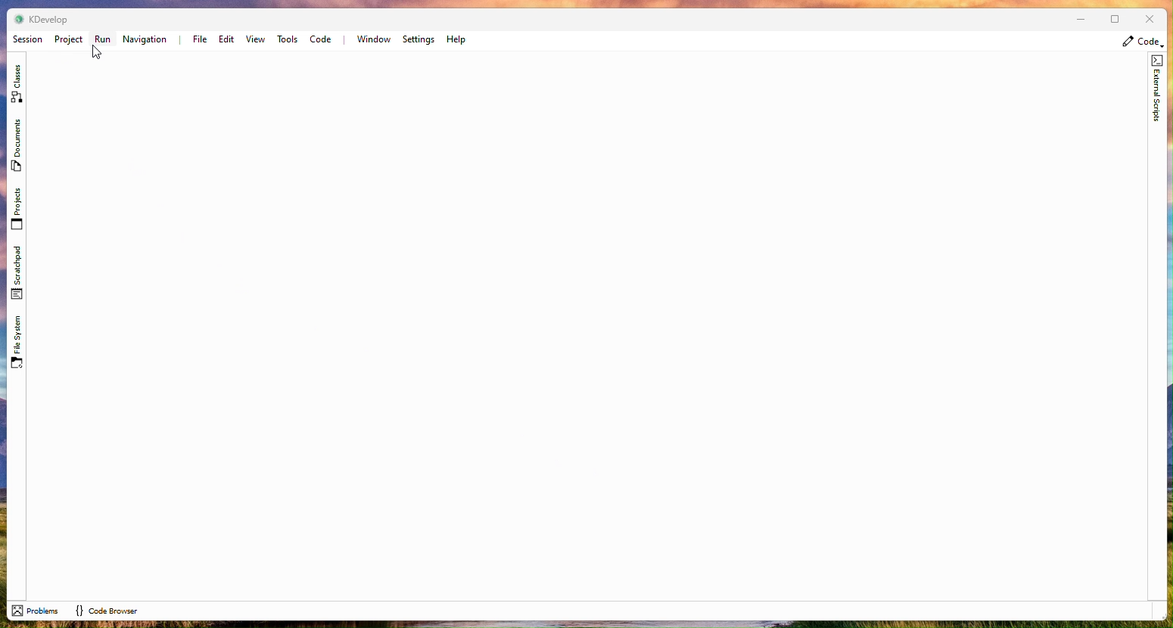 This screenshot has width=1173, height=628. Describe the element at coordinates (107, 611) in the screenshot. I see `code browser` at that location.